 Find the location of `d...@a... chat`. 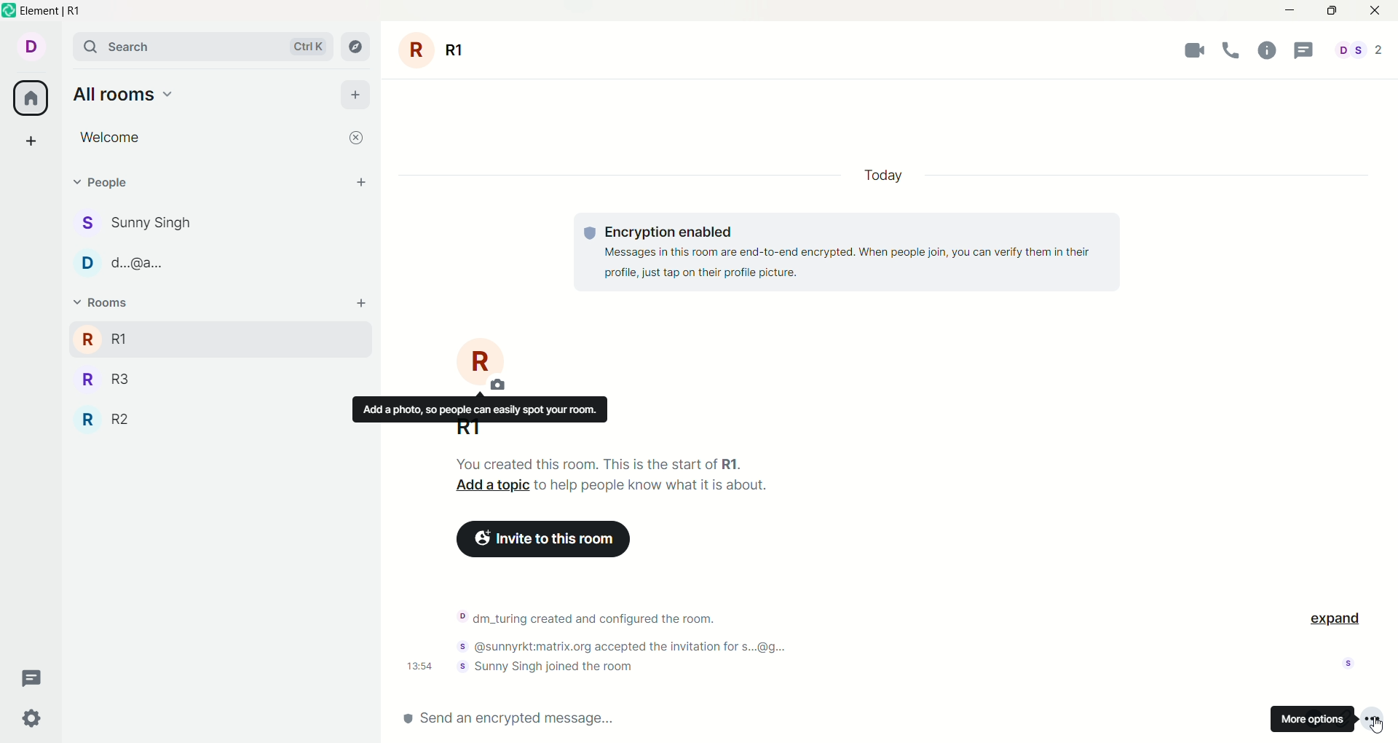

d...@a... chat is located at coordinates (122, 263).